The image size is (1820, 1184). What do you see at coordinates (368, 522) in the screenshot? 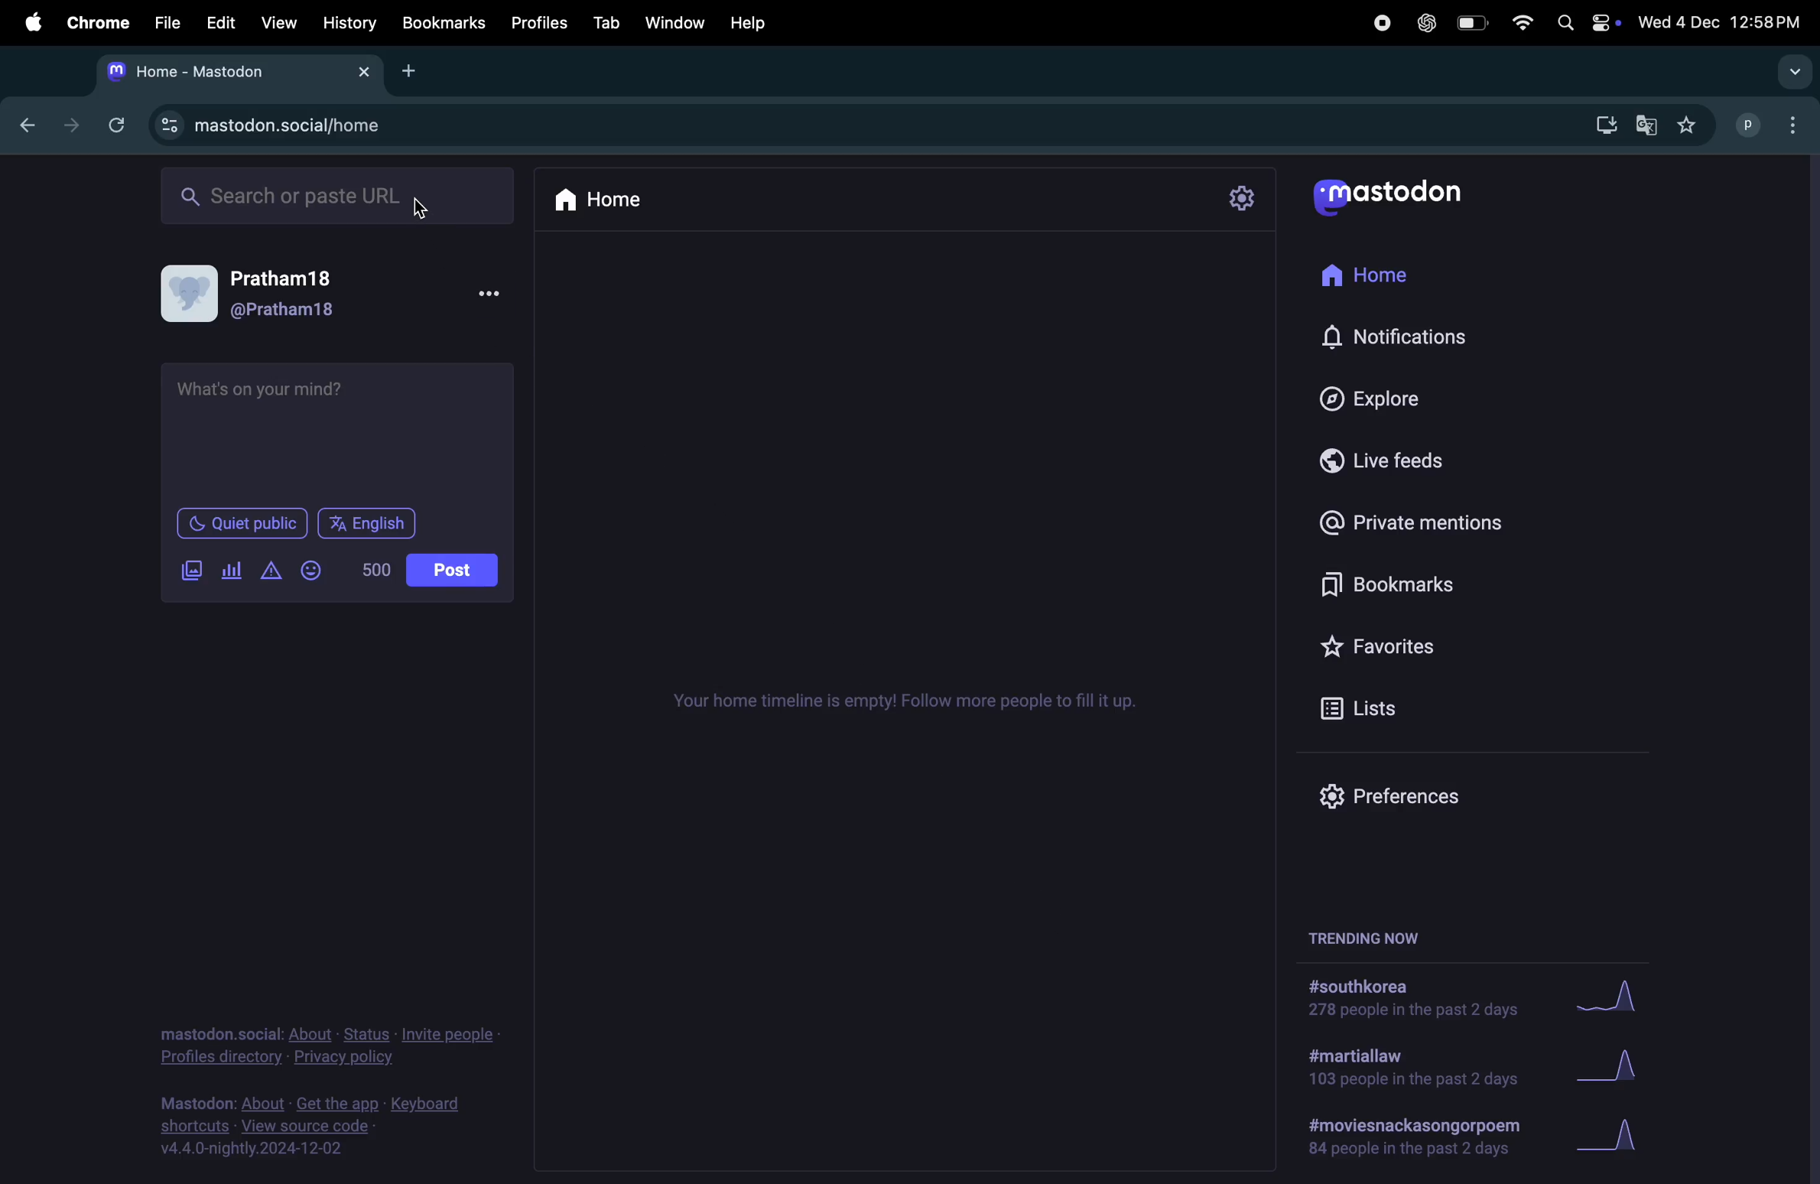
I see `English` at bounding box center [368, 522].